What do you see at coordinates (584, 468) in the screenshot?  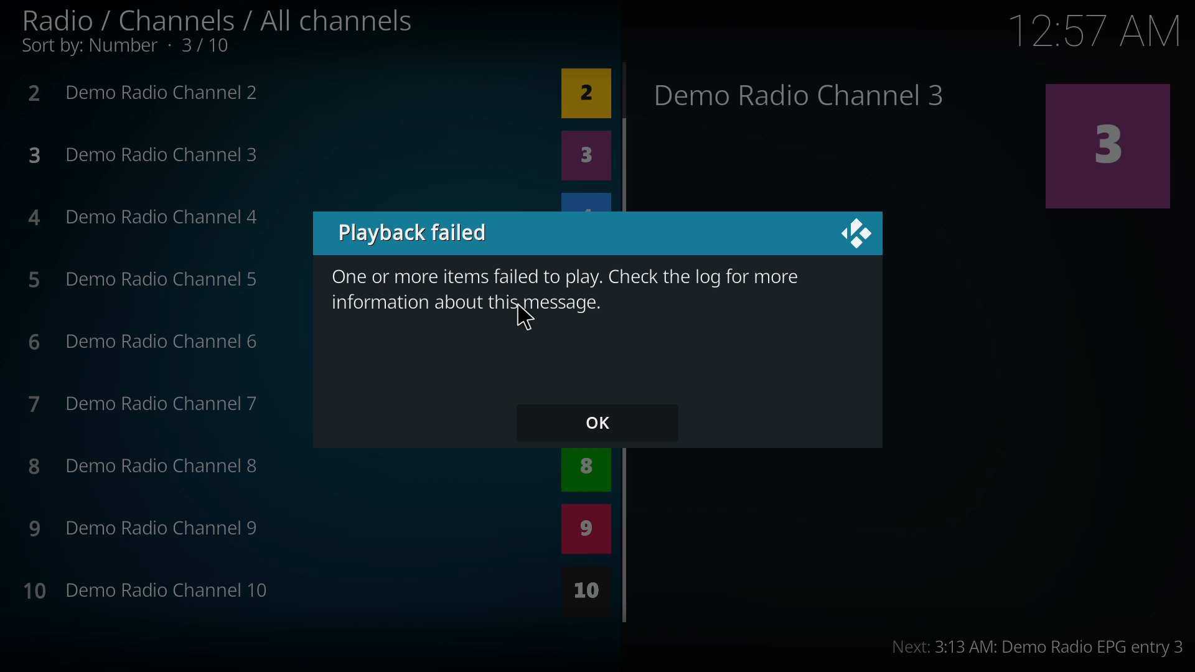 I see `8` at bounding box center [584, 468].